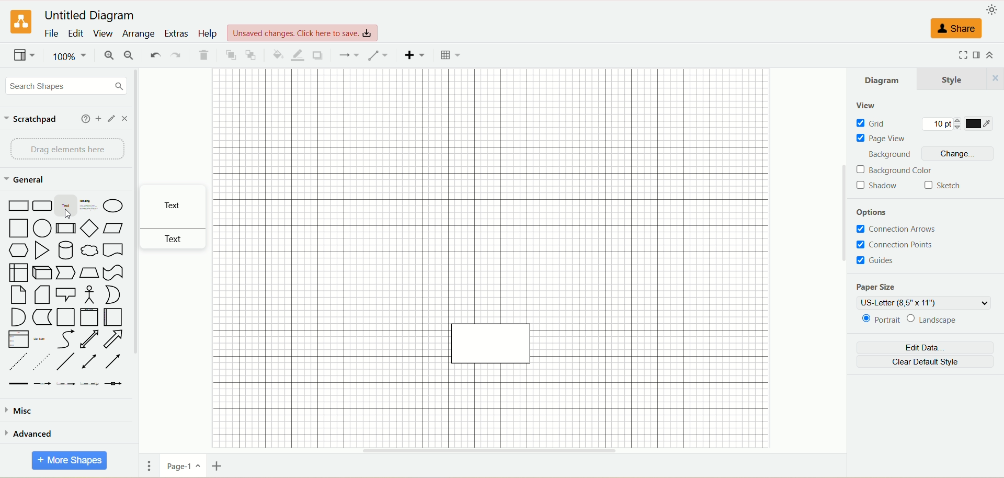 The height and width of the screenshot is (478, 1004). I want to click on process, so click(65, 228).